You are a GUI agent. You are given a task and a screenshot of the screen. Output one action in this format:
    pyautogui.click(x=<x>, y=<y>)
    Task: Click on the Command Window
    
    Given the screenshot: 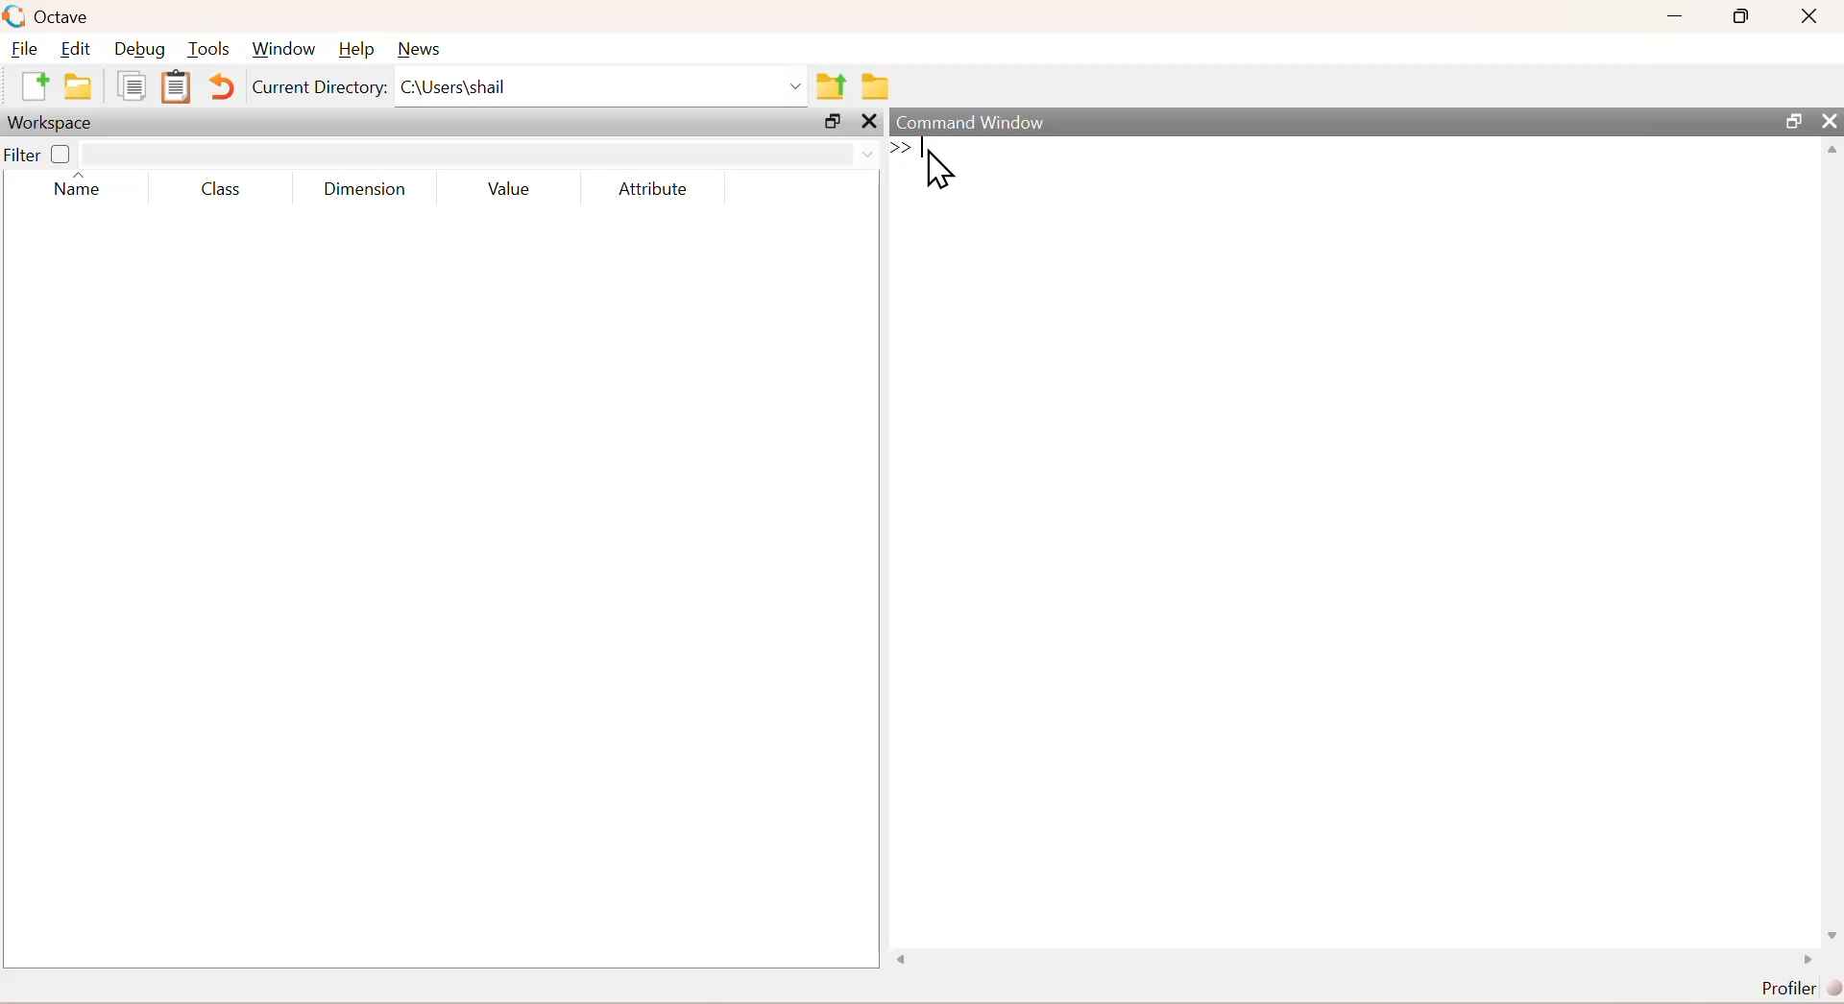 What is the action you would take?
    pyautogui.click(x=969, y=119)
    